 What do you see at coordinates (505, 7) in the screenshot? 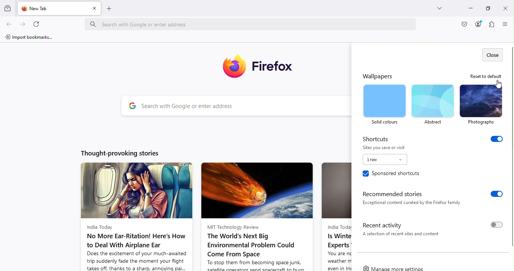
I see `Close` at bounding box center [505, 7].